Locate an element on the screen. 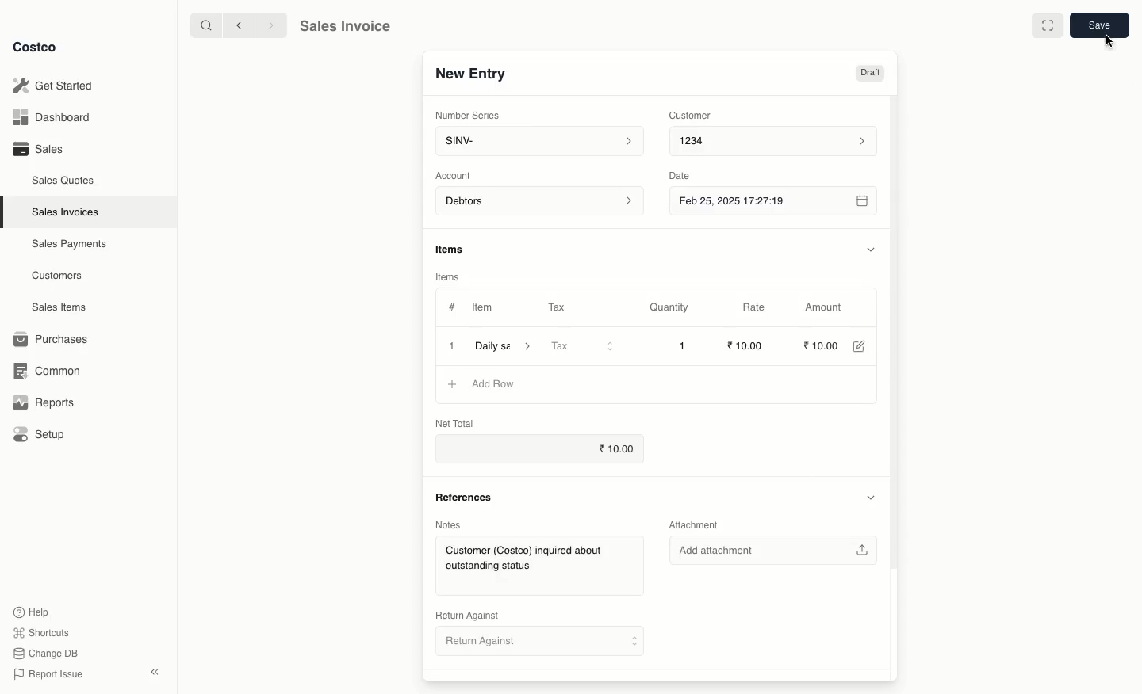 This screenshot has width=1142, height=694. Customer is located at coordinates (695, 116).